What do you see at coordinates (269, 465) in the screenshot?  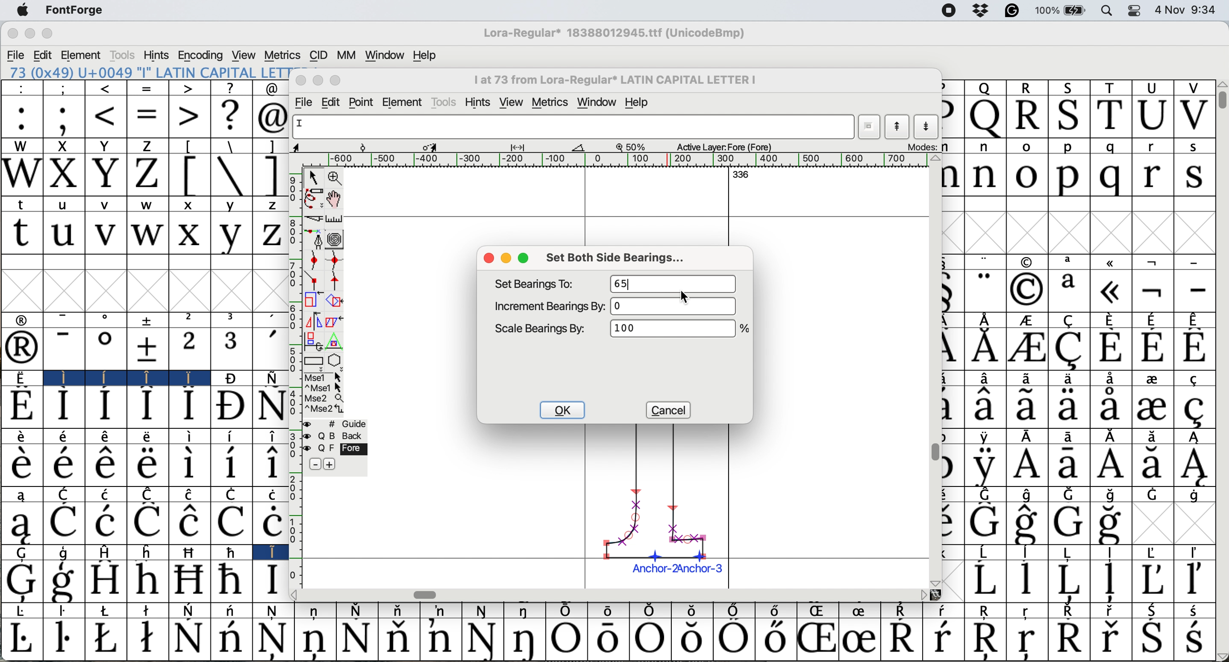 I see `Symbol` at bounding box center [269, 465].